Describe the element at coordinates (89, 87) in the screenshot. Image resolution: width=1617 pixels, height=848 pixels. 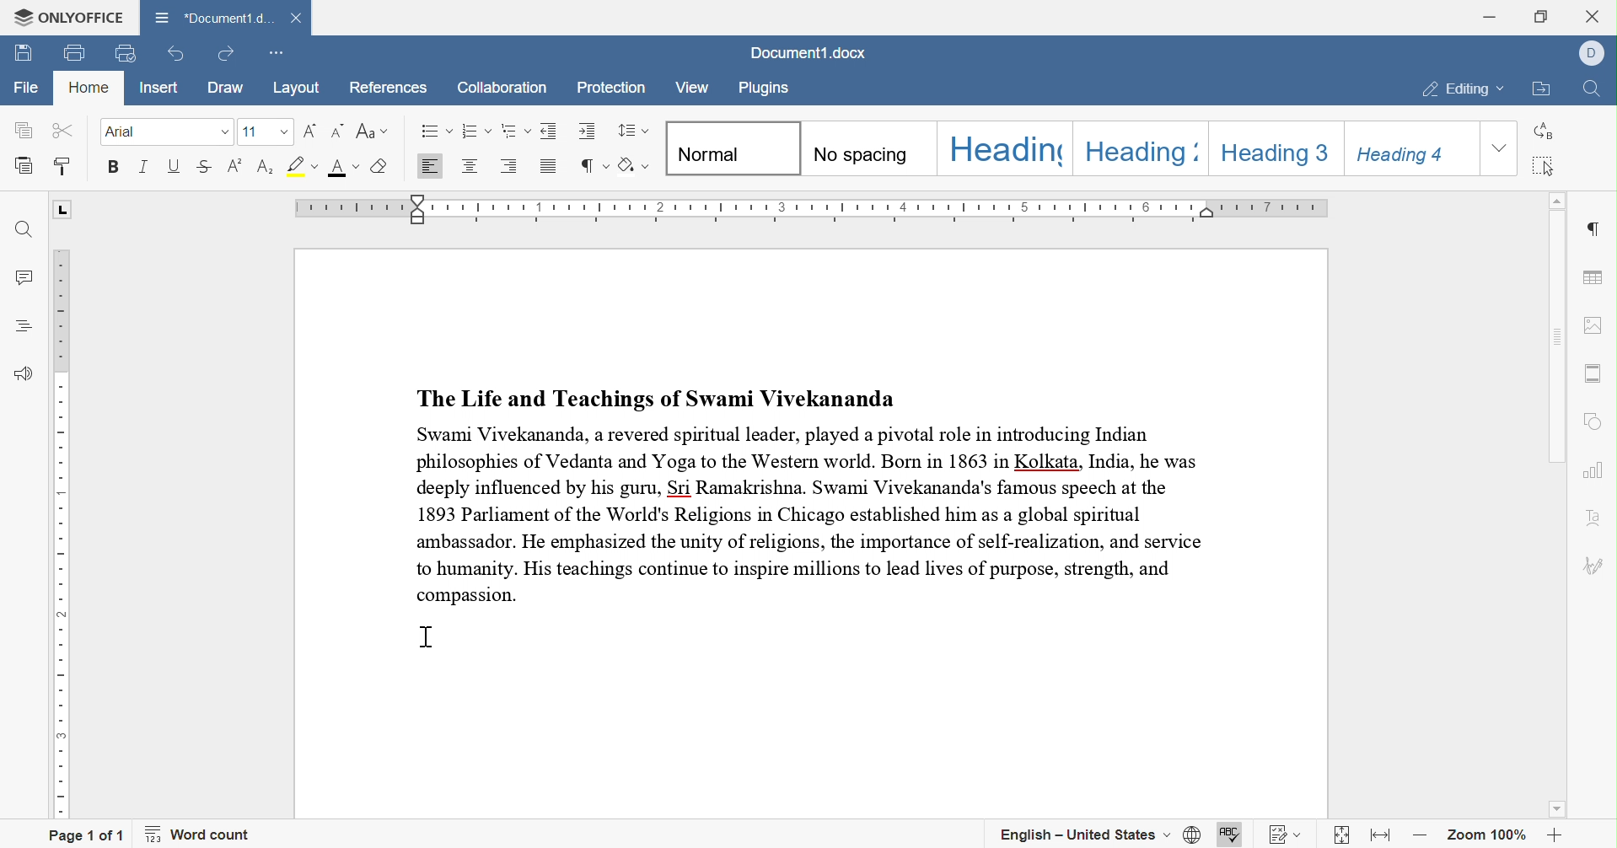
I see `home` at that location.